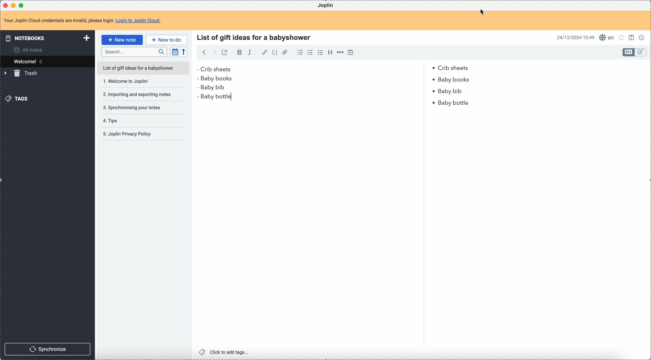 The width and height of the screenshot is (651, 360). What do you see at coordinates (239, 53) in the screenshot?
I see `bold` at bounding box center [239, 53].